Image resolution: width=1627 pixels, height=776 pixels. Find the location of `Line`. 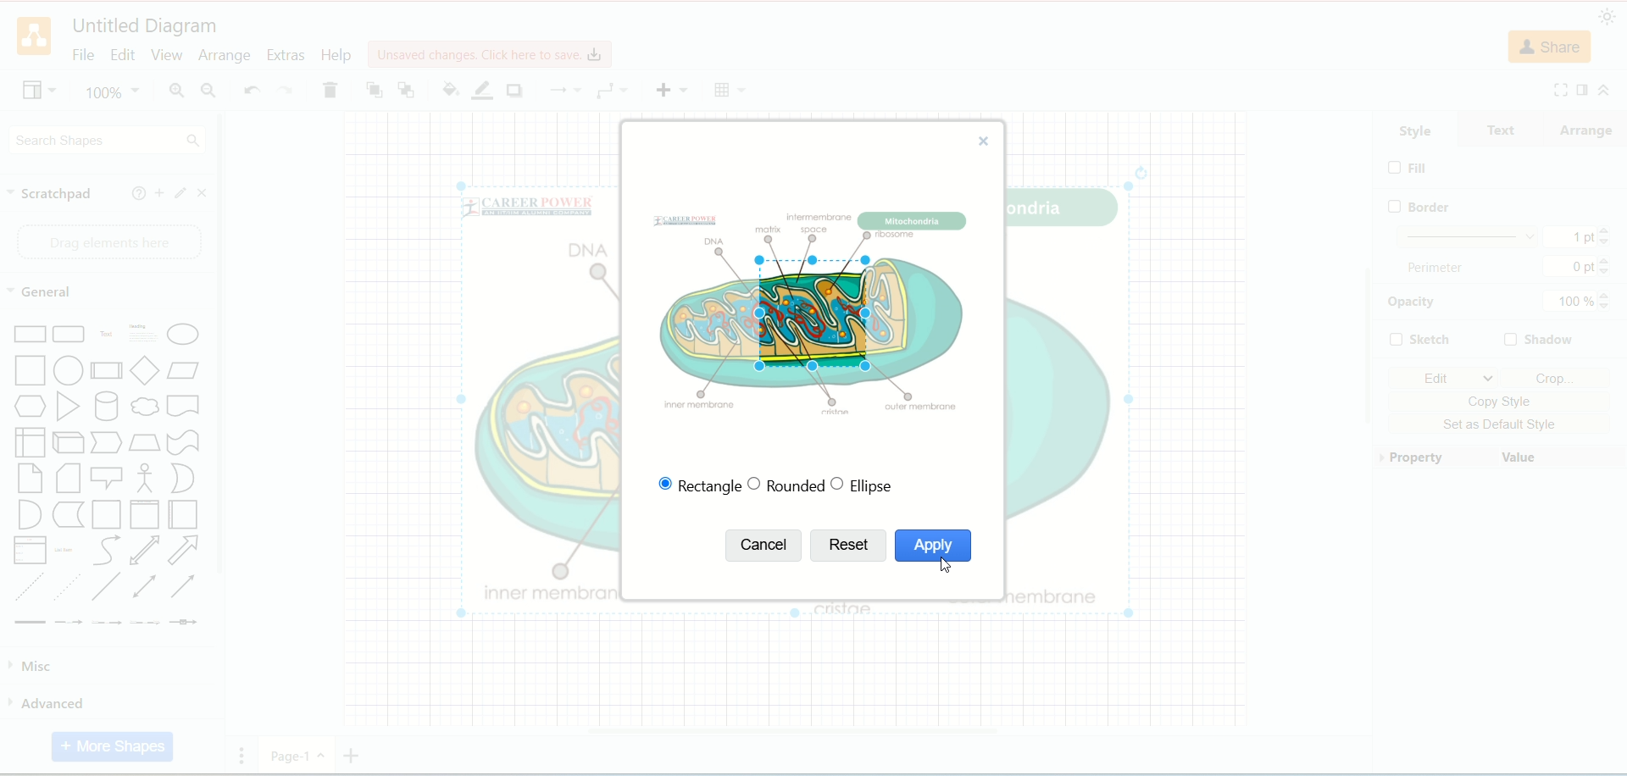

Line is located at coordinates (108, 590).